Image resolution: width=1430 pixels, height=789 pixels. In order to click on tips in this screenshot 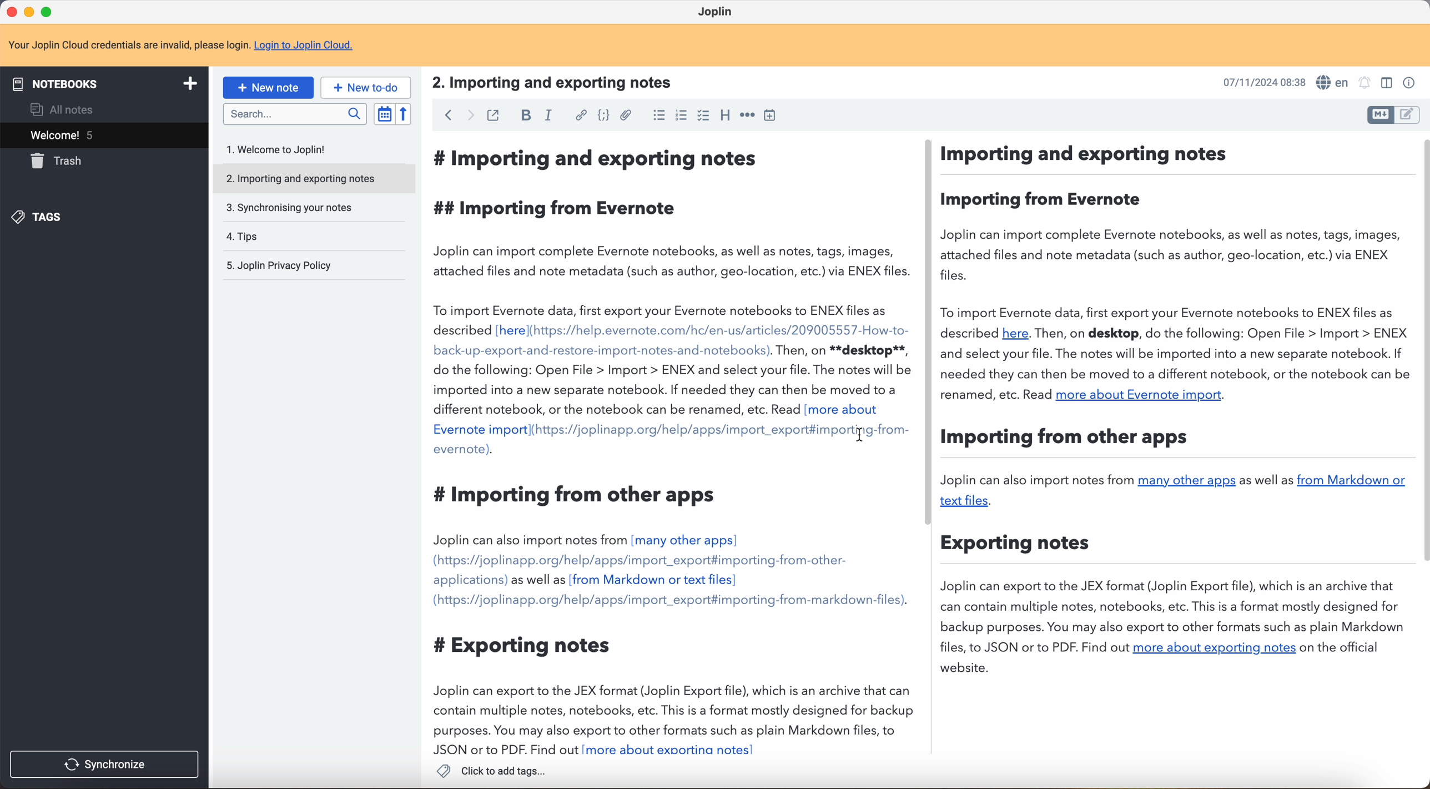, I will do `click(245, 235)`.